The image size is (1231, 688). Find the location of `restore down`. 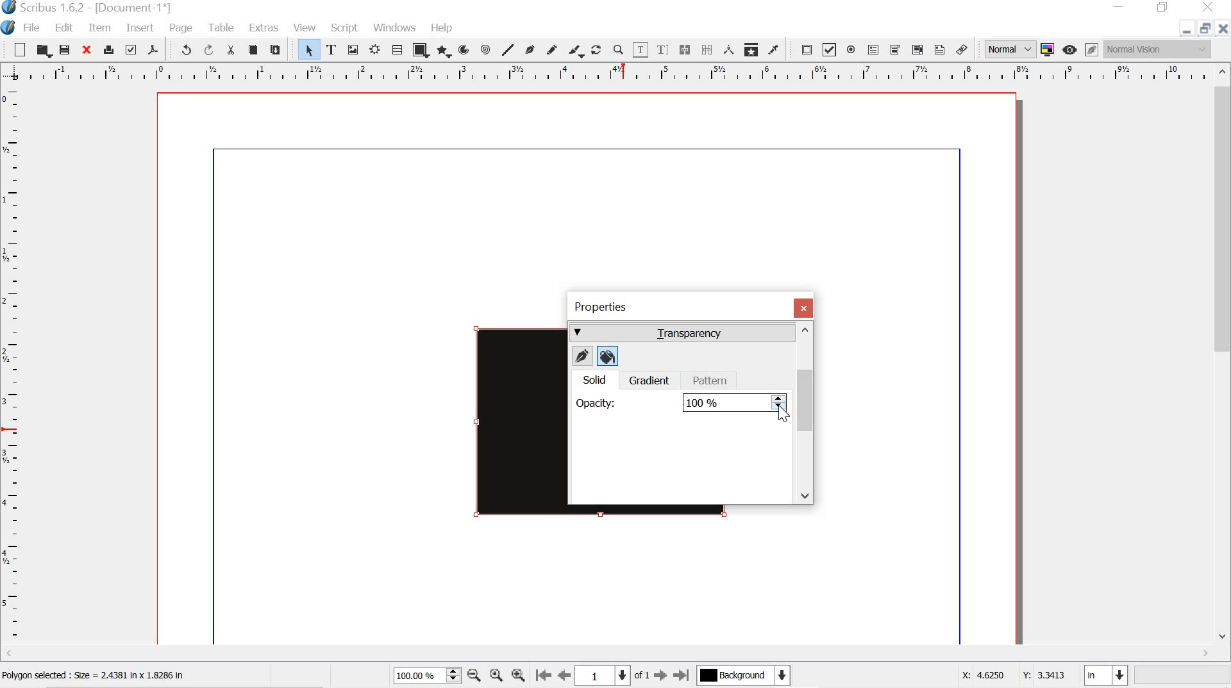

restore down is located at coordinates (1164, 8).